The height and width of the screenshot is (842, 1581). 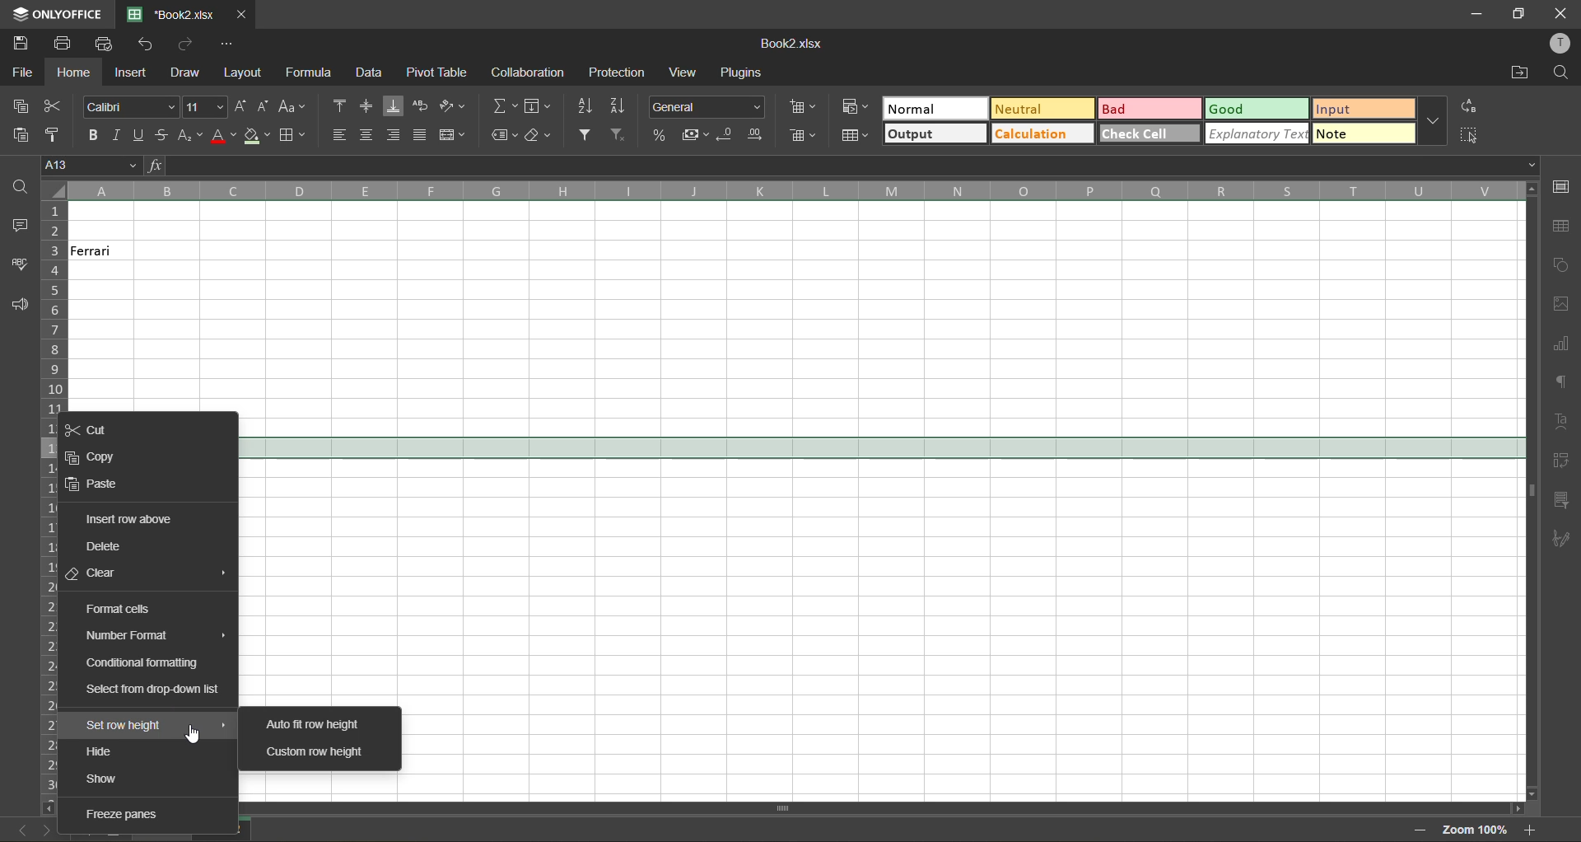 What do you see at coordinates (107, 44) in the screenshot?
I see `quick print` at bounding box center [107, 44].